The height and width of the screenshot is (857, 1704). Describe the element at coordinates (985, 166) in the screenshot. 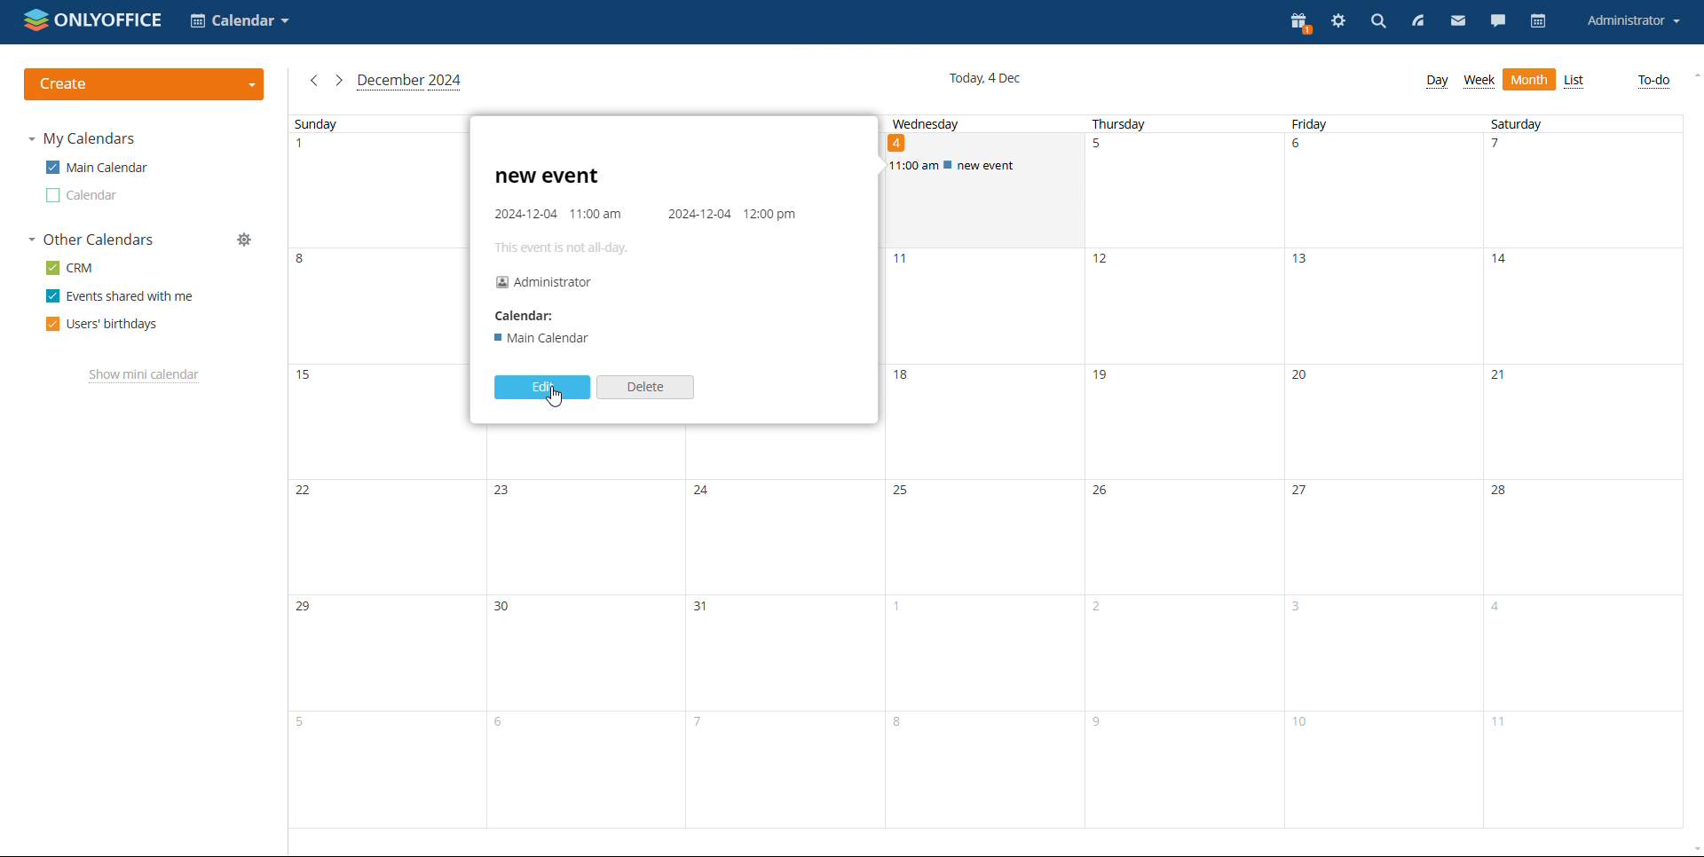

I see `scheduled event` at that location.